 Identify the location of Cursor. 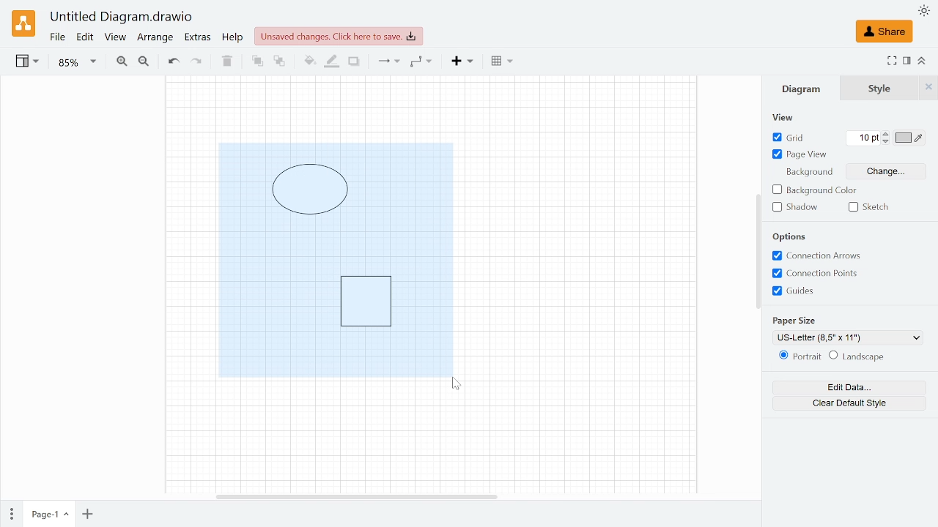
(459, 384).